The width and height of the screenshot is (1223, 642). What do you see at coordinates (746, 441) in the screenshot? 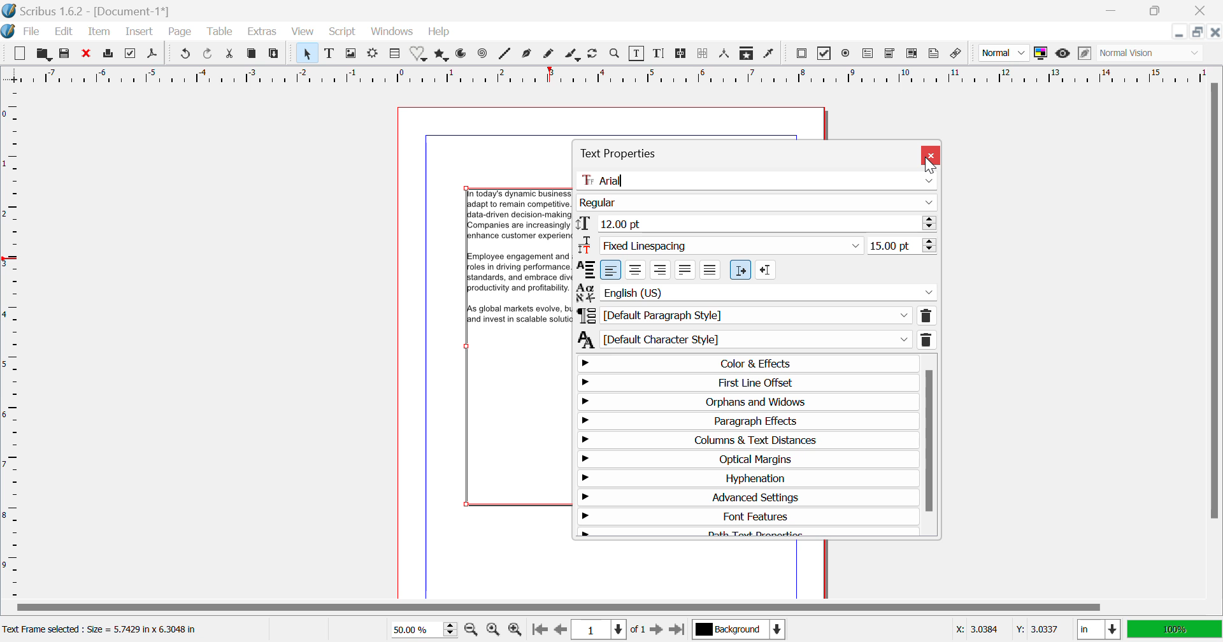
I see `Columns & Text Distances` at bounding box center [746, 441].